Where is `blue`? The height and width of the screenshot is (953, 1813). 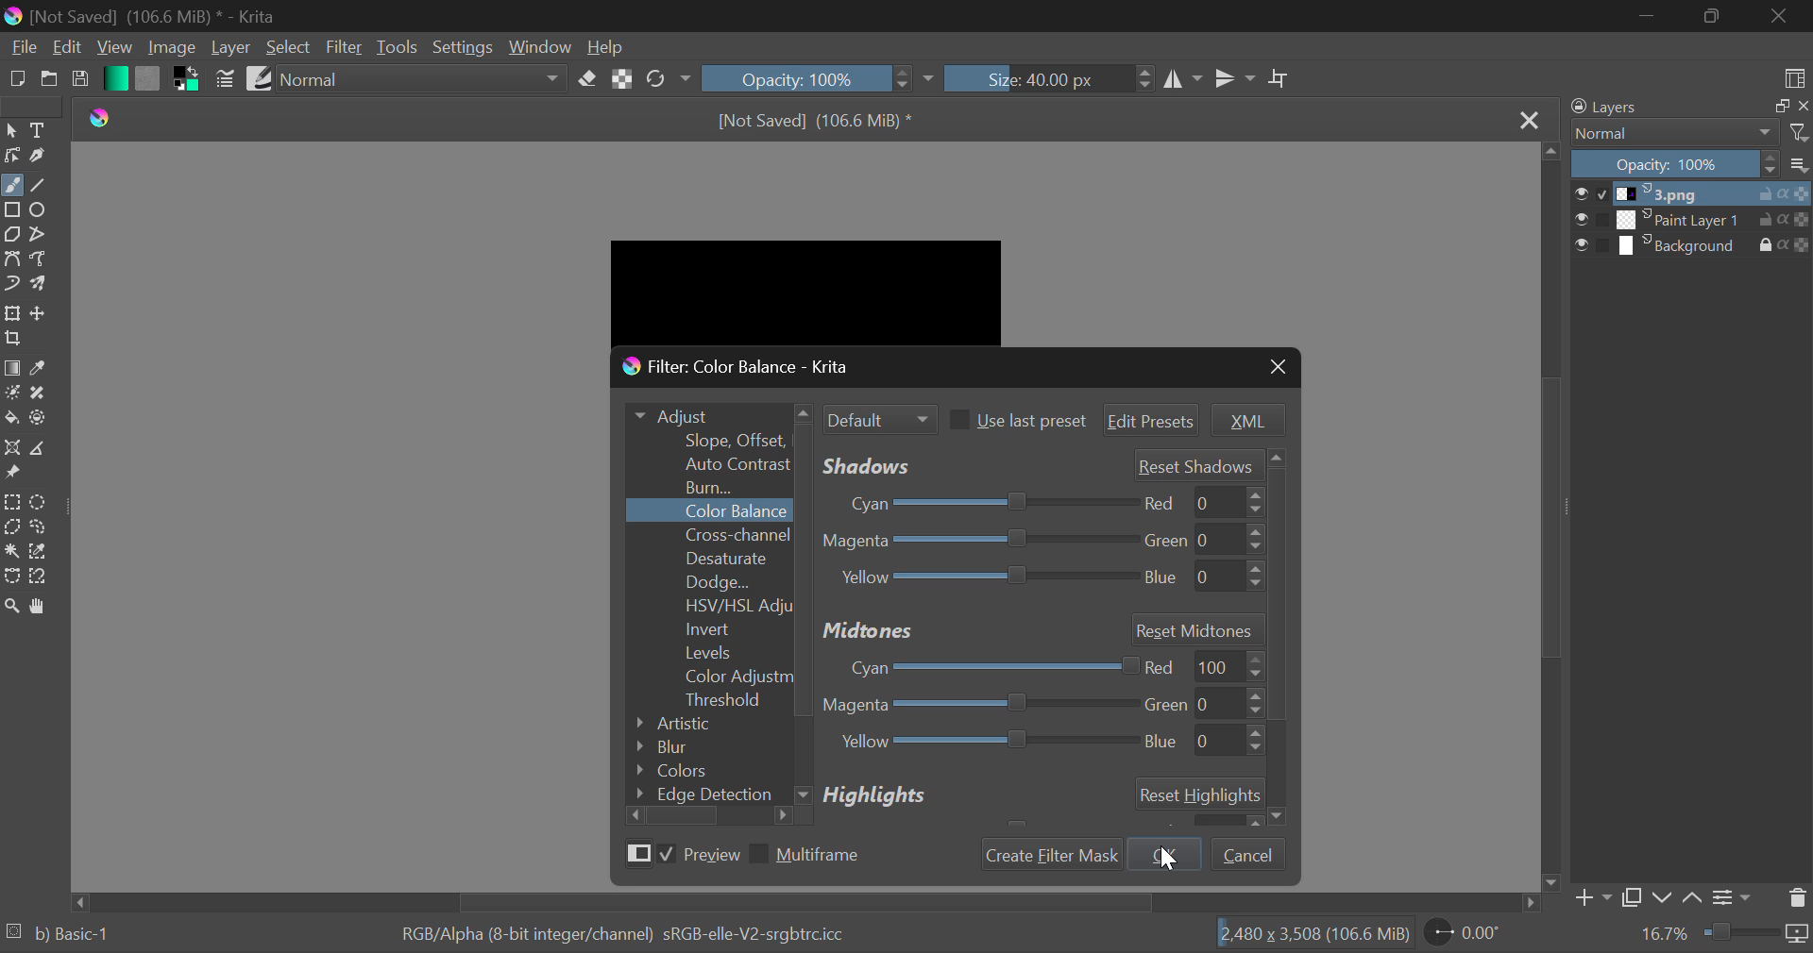 blue is located at coordinates (1200, 577).